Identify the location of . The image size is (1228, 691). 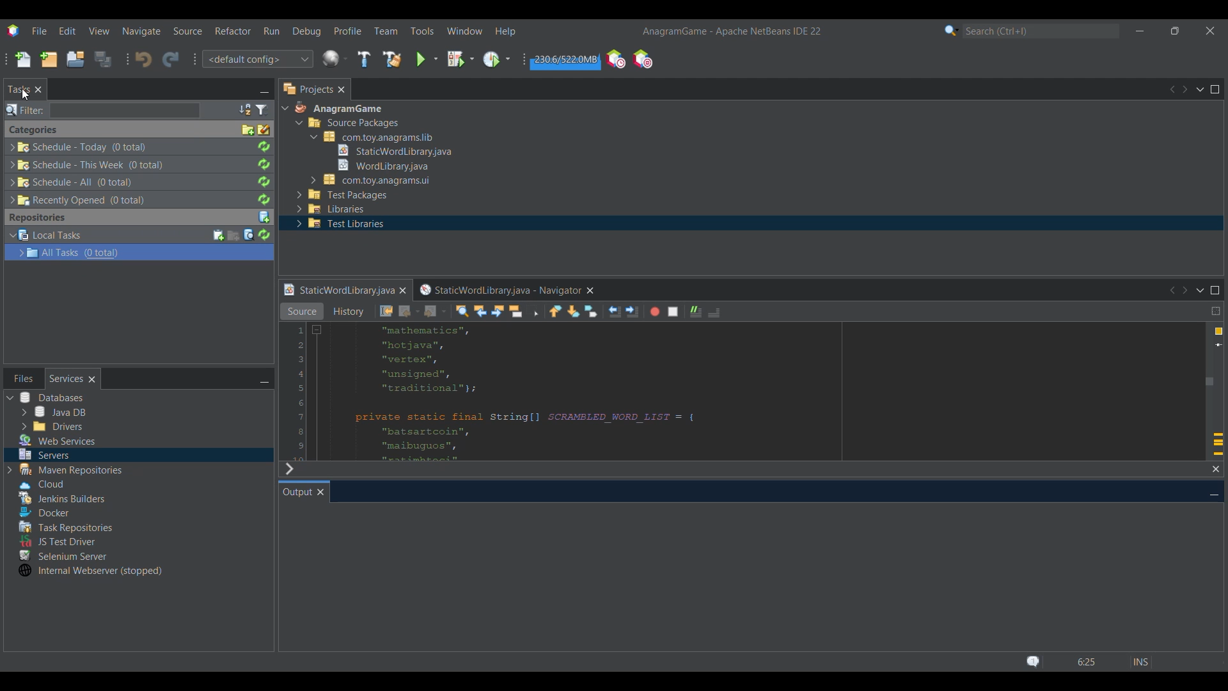
(59, 541).